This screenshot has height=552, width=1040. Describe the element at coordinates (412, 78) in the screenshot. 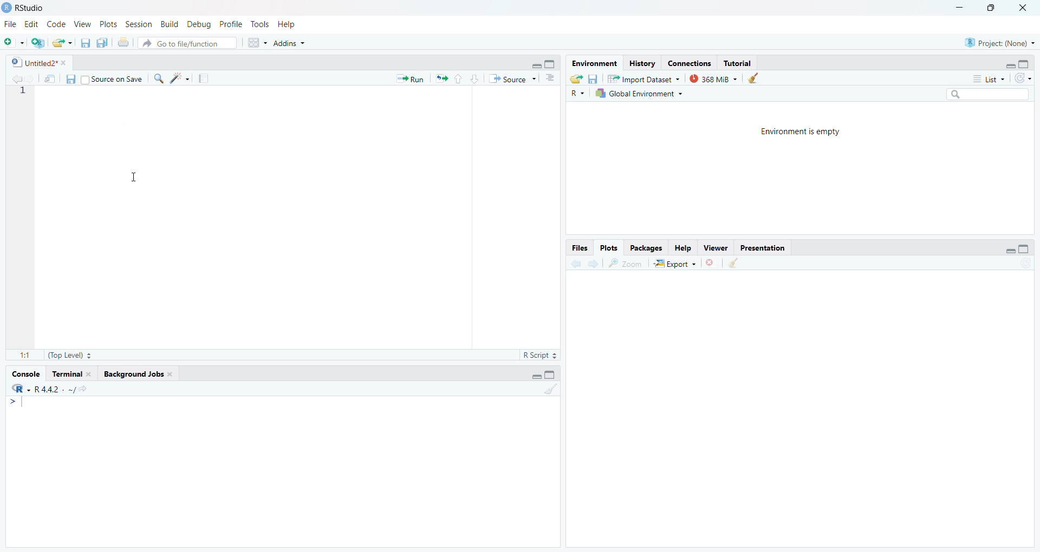

I see `* Run` at that location.